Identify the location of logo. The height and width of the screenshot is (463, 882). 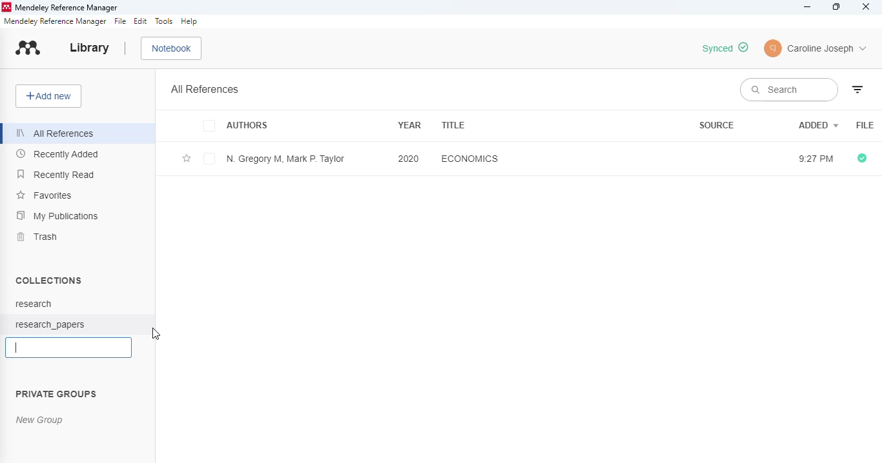
(6, 8).